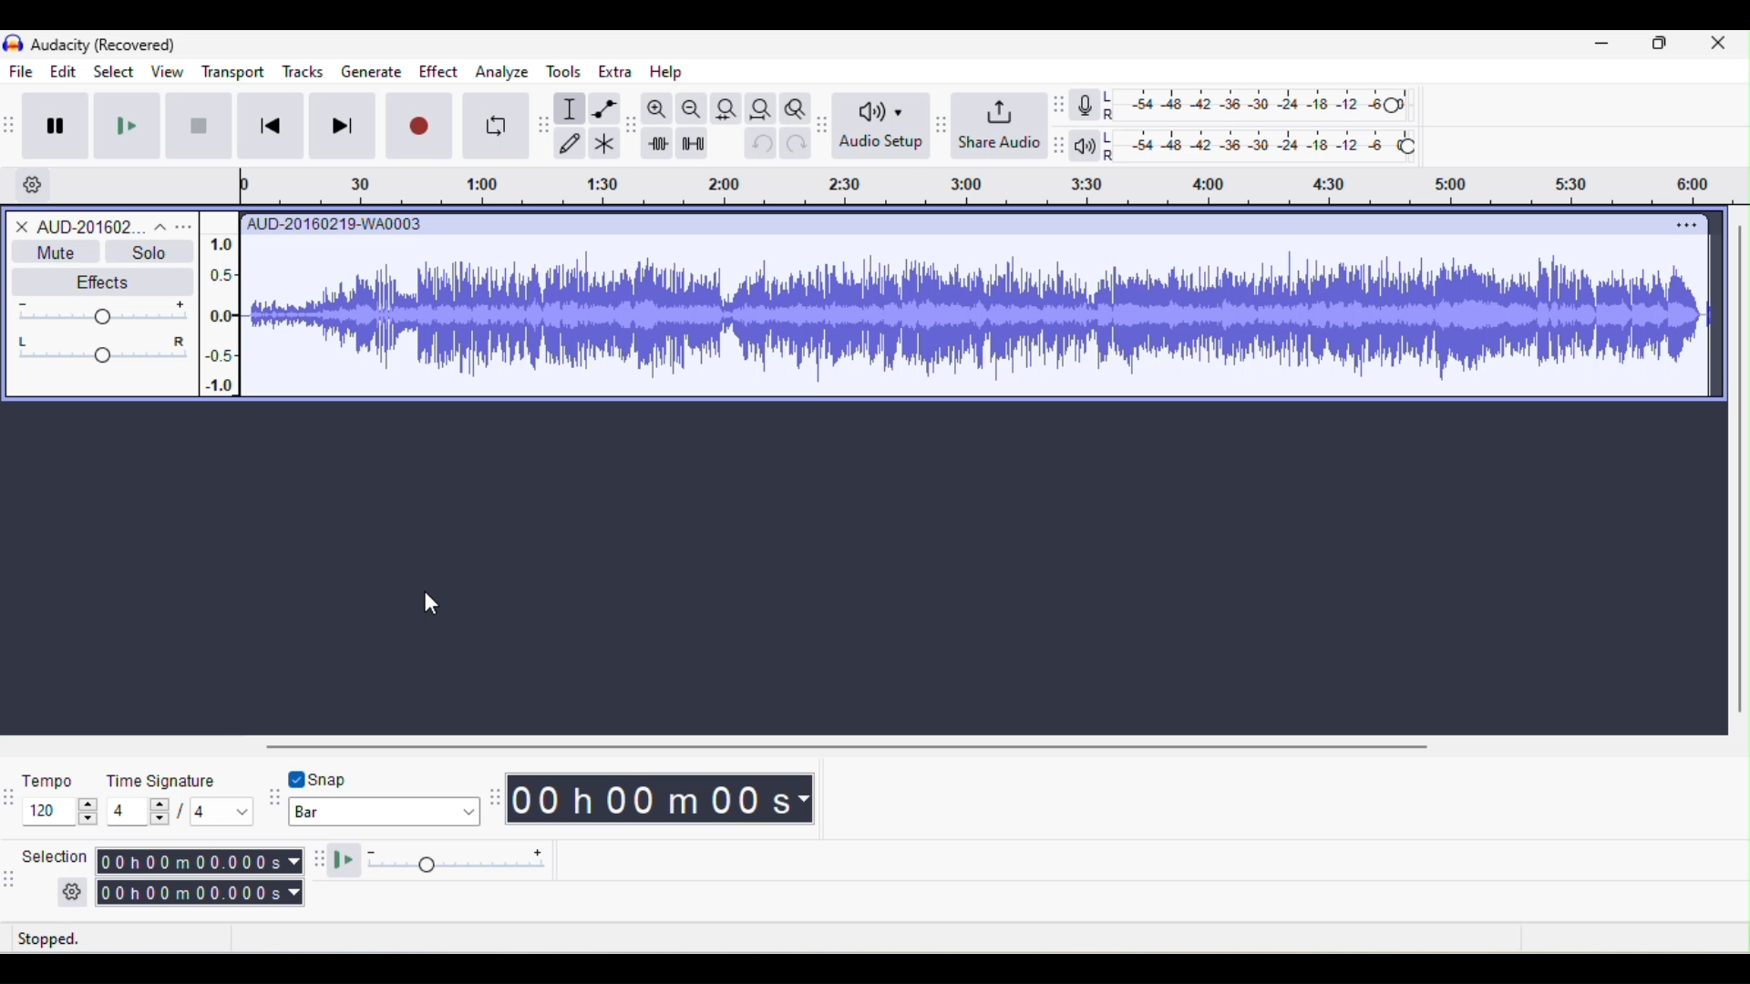 The height and width of the screenshot is (984, 1750). Describe the element at coordinates (545, 122) in the screenshot. I see `audacity tools toolbar` at that location.